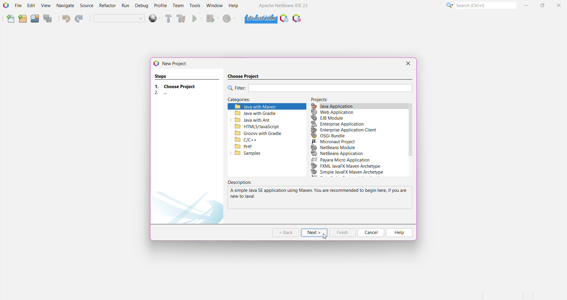 The image size is (567, 300). I want to click on More Options, so click(449, 6).